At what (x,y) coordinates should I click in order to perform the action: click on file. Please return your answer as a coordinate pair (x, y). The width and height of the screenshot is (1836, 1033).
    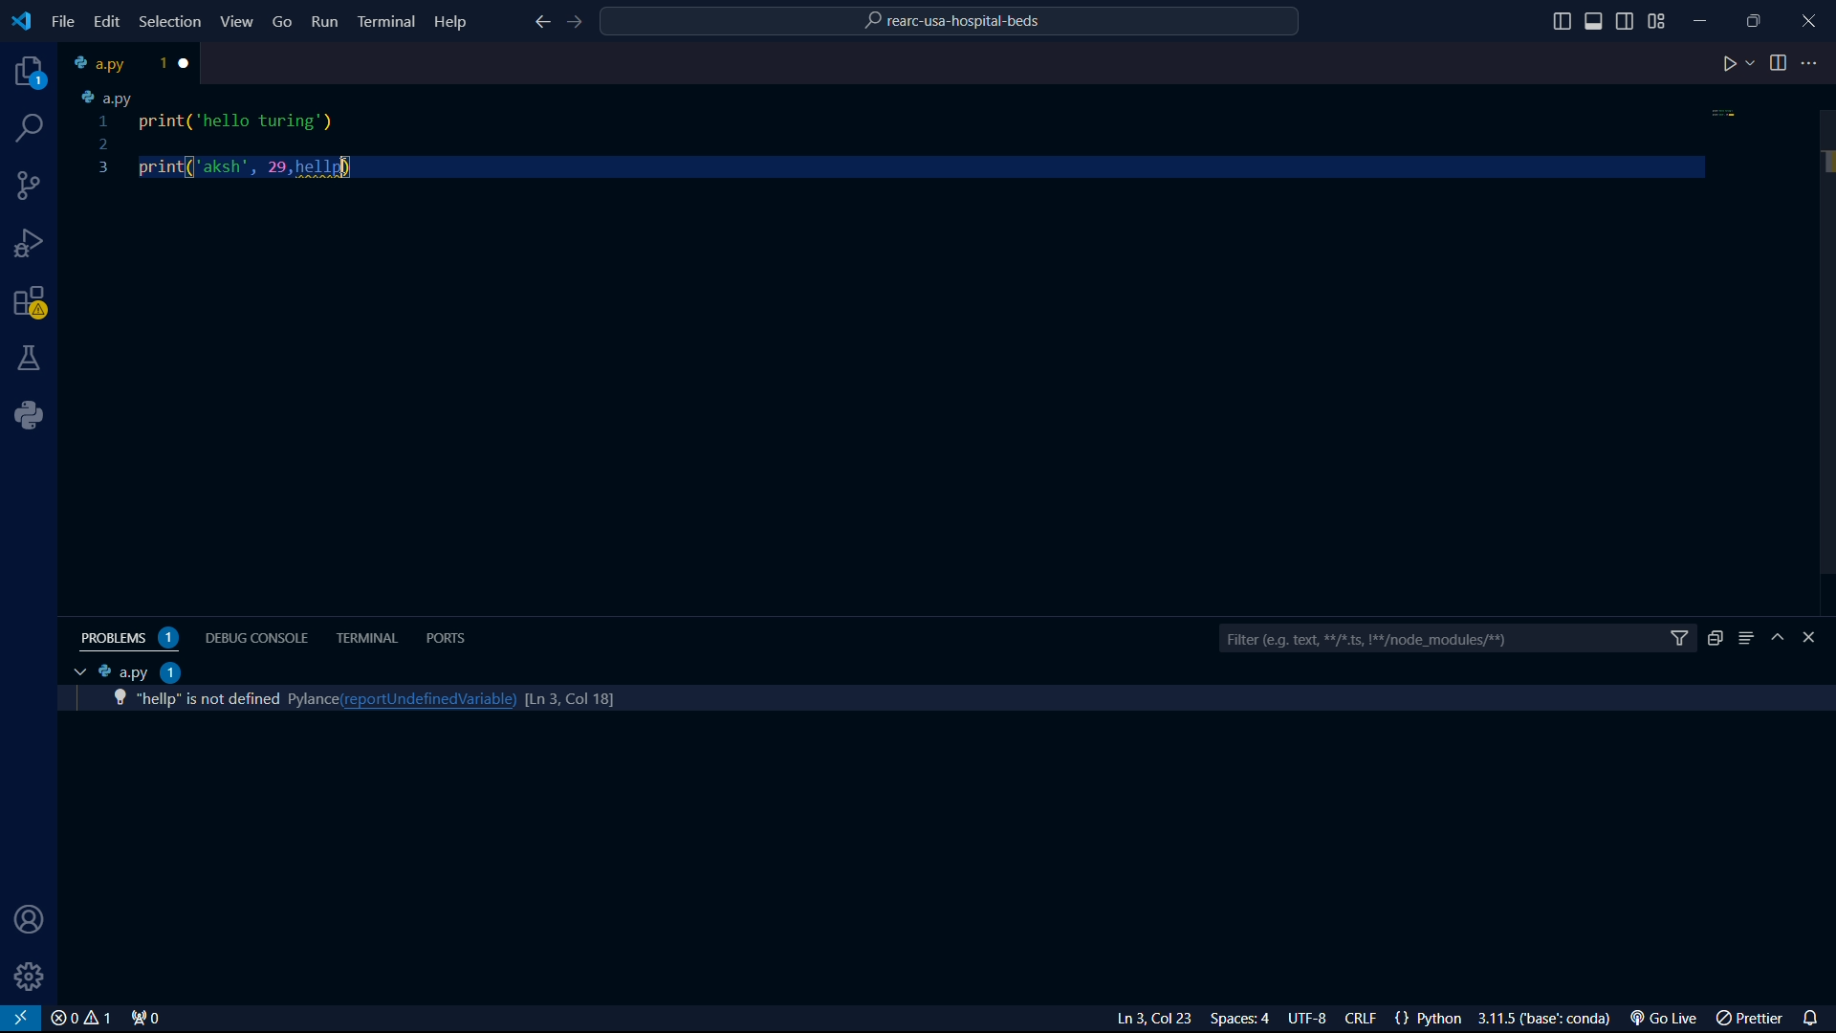
    Looking at the image, I should click on (63, 22).